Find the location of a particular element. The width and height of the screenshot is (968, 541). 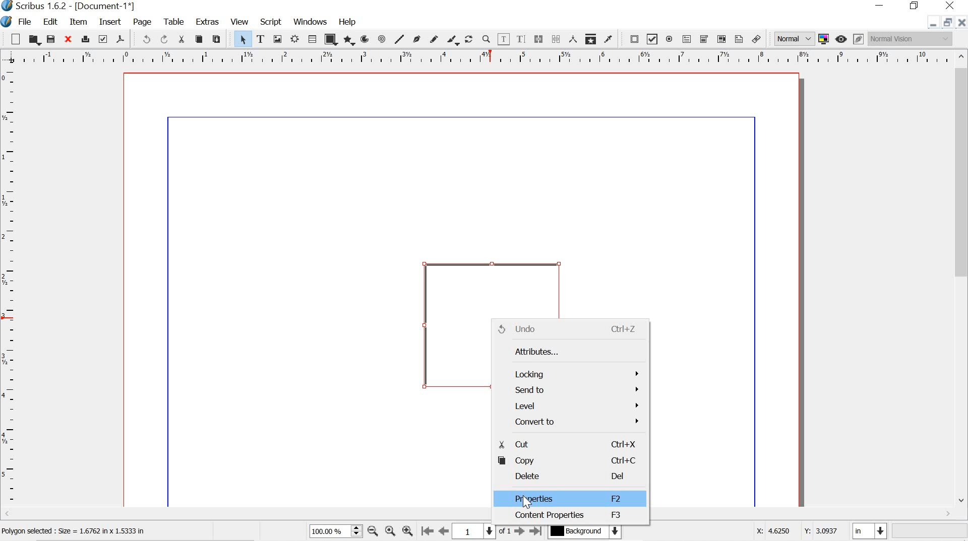

cut is located at coordinates (181, 39).